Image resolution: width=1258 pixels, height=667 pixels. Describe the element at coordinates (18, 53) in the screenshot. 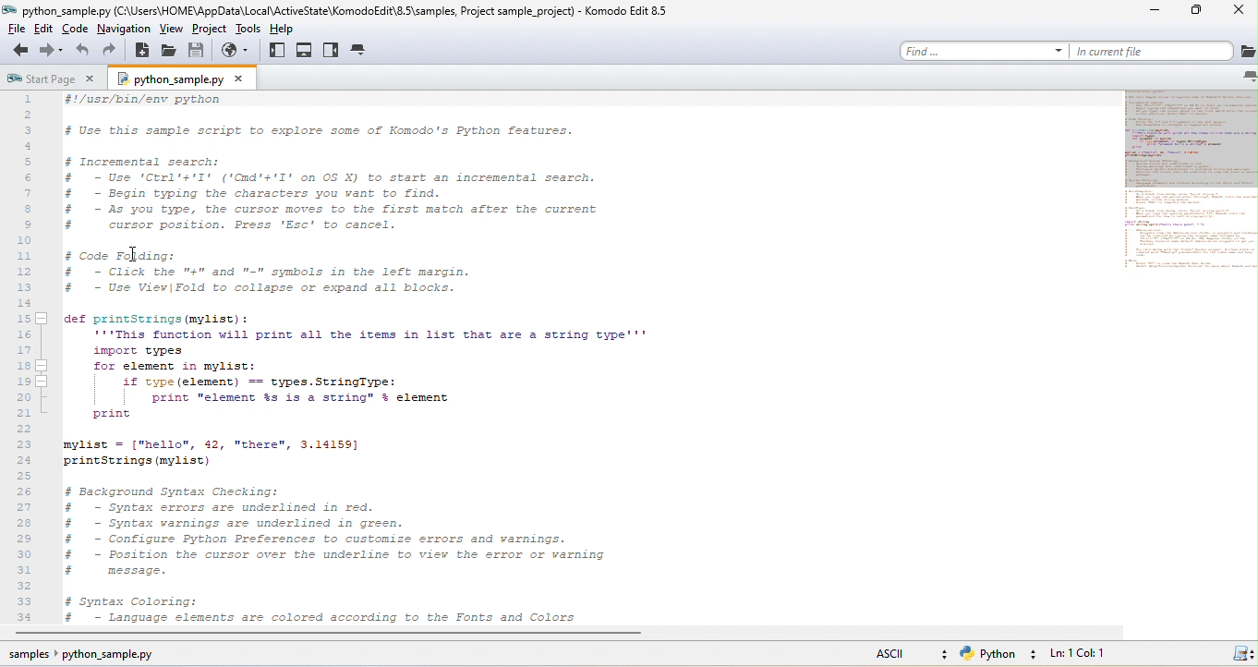

I see `back` at that location.